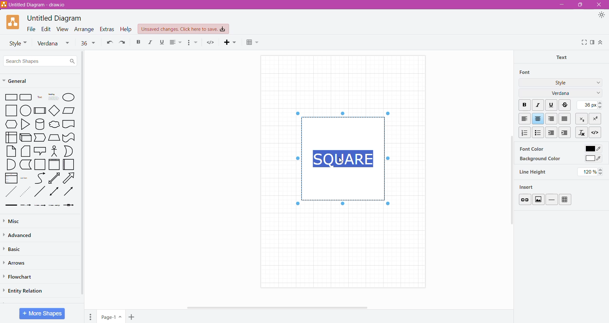  Describe the element at coordinates (25, 164) in the screenshot. I see `L-Shaped Rectangle` at that location.